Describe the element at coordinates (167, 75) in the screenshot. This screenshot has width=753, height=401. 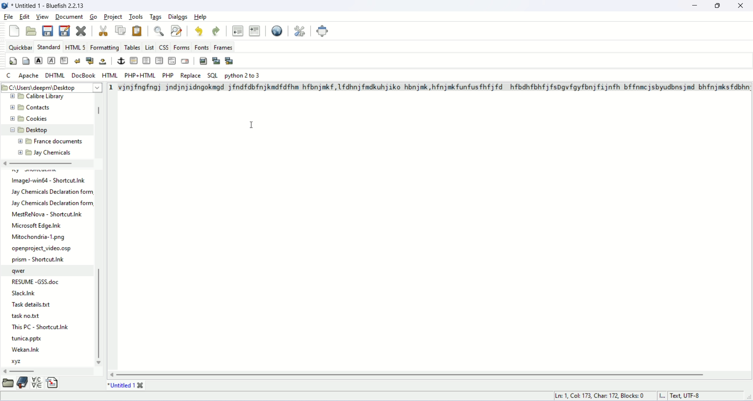
I see `PHP` at that location.